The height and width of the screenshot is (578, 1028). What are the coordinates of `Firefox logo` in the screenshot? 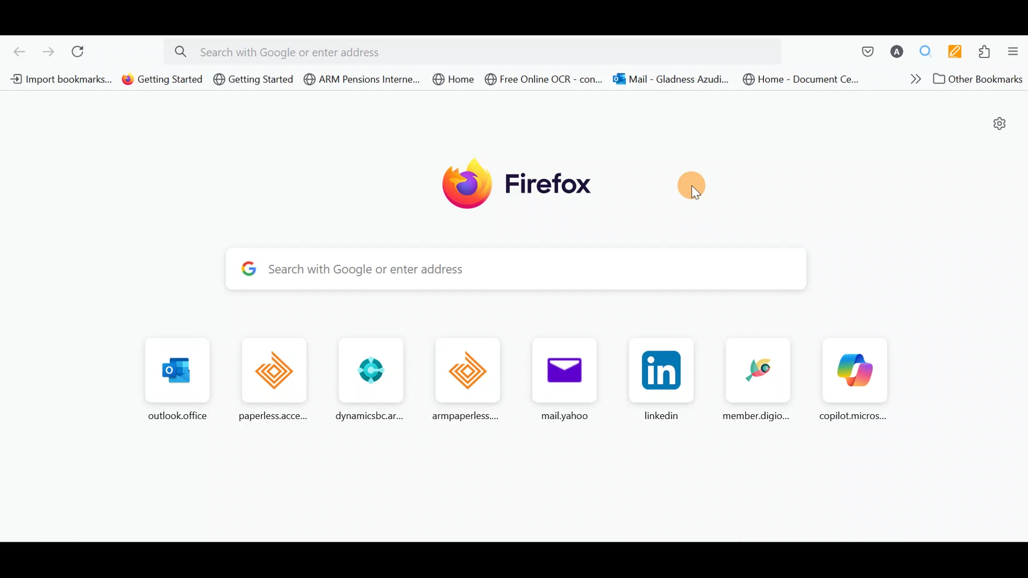 It's located at (521, 187).